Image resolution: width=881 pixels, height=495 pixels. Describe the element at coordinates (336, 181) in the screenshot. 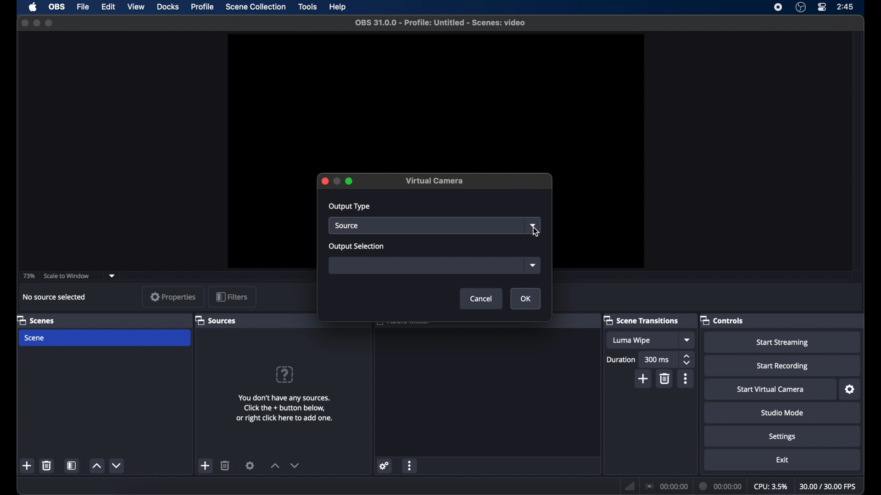

I see `inactive minimize icon` at that location.